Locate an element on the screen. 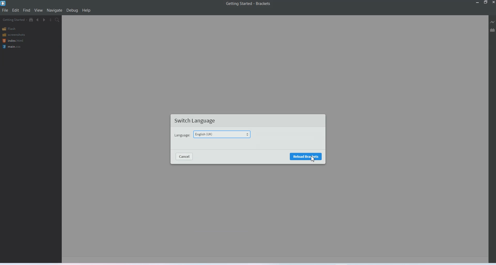 The width and height of the screenshot is (496, 265). File is located at coordinates (5, 10).